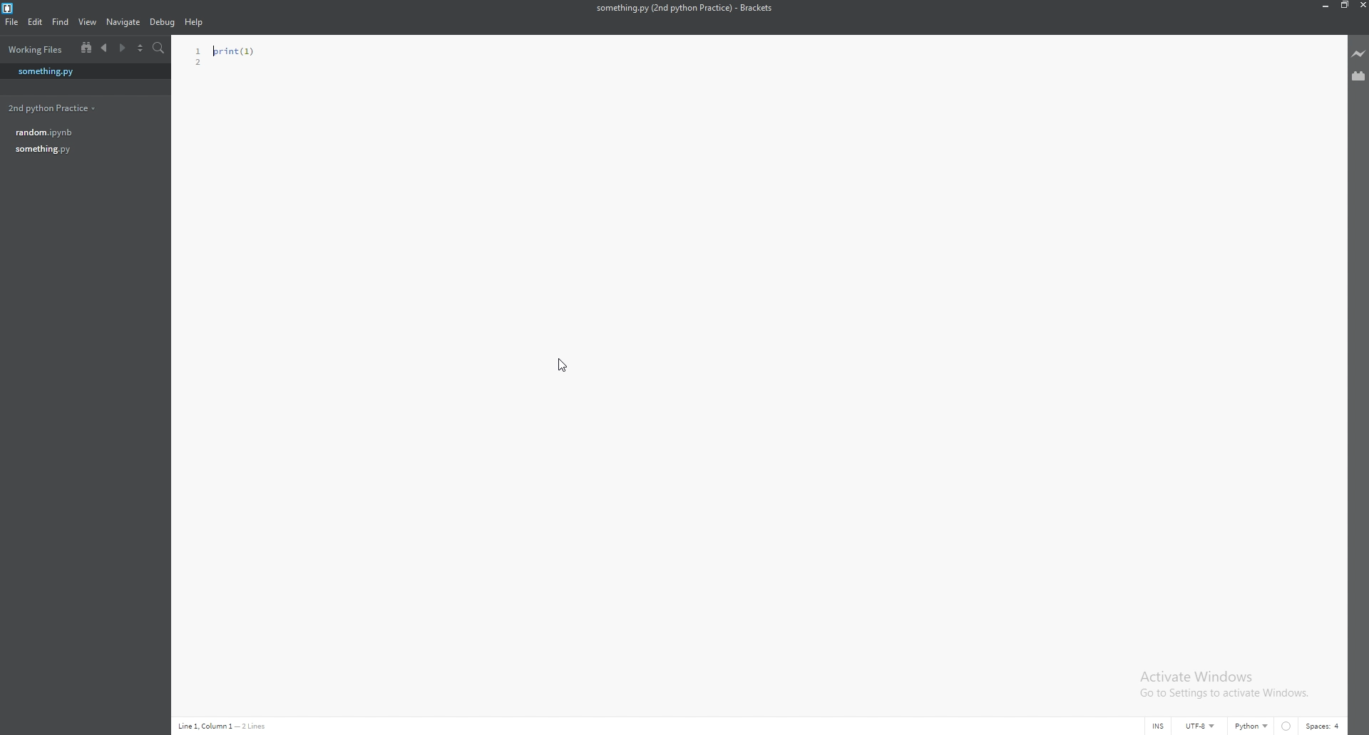  What do you see at coordinates (36, 22) in the screenshot?
I see `edit` at bounding box center [36, 22].